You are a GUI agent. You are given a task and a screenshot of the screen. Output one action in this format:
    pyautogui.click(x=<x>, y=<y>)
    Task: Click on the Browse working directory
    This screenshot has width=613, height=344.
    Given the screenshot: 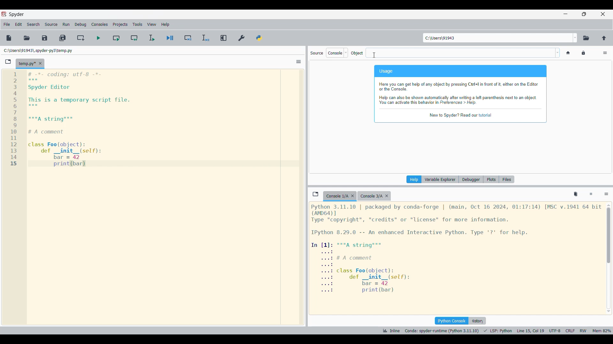 What is the action you would take?
    pyautogui.click(x=587, y=38)
    